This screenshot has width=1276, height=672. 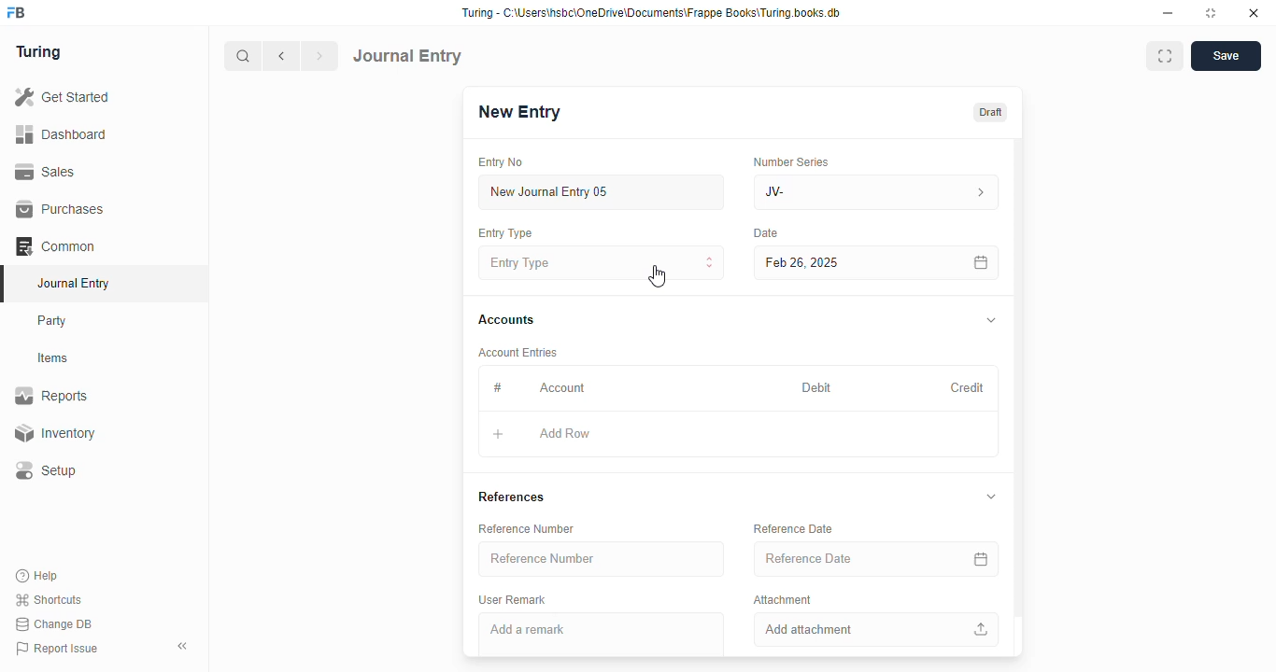 What do you see at coordinates (650, 13) in the screenshot?
I see `Turing - C:\Users\hsbc\OneDrive\Documents\Frappe Books\Turing books.db` at bounding box center [650, 13].